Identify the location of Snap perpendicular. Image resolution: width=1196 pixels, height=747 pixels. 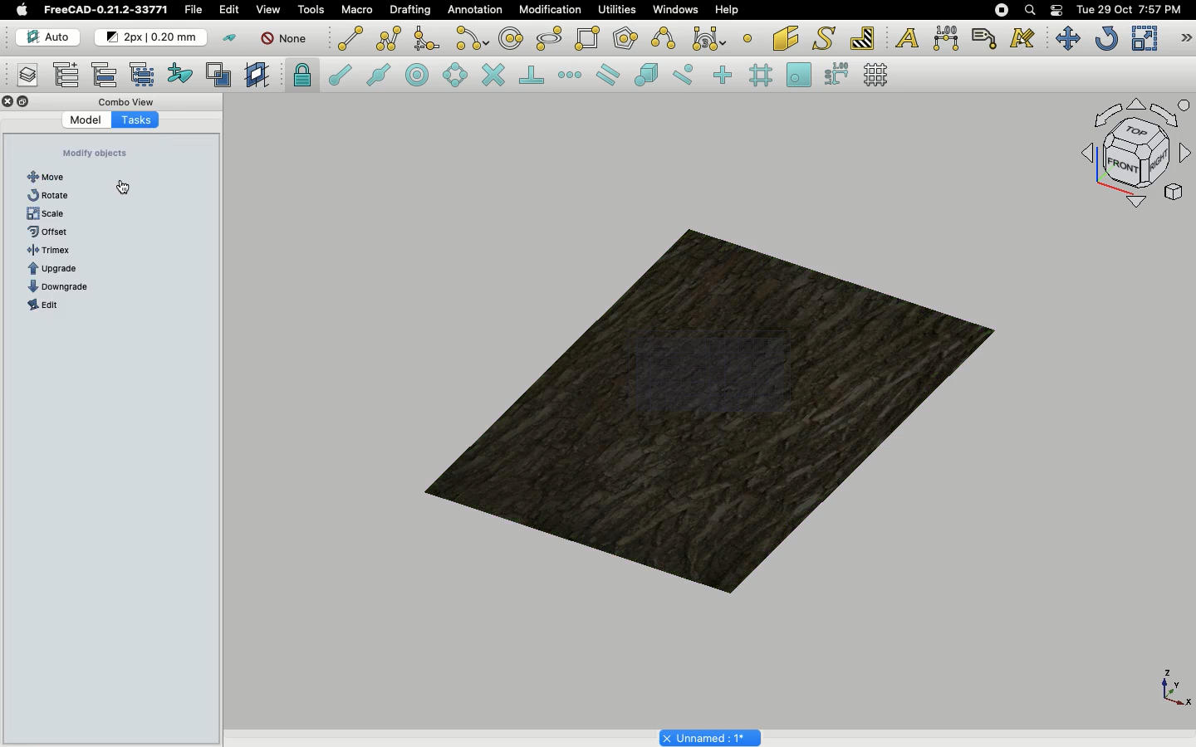
(534, 76).